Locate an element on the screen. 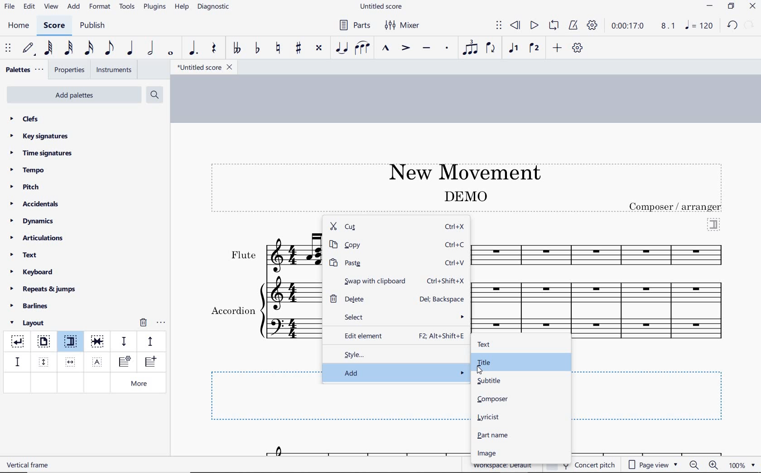  redo is located at coordinates (732, 25).